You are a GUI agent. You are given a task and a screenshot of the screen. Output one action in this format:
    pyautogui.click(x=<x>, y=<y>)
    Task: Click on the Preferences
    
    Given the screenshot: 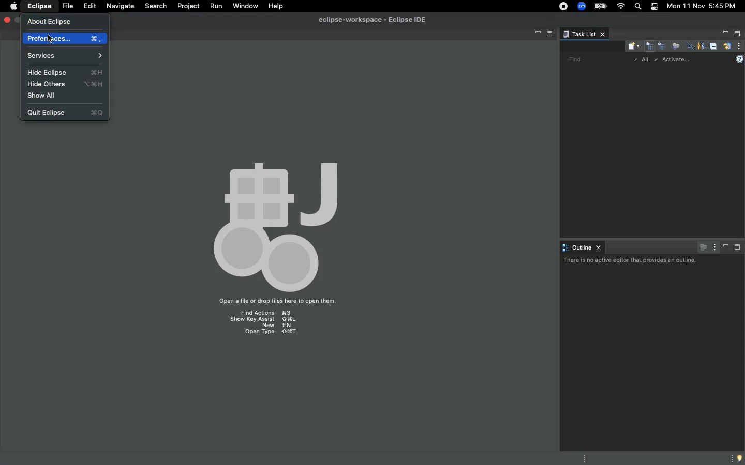 What is the action you would take?
    pyautogui.click(x=65, y=39)
    